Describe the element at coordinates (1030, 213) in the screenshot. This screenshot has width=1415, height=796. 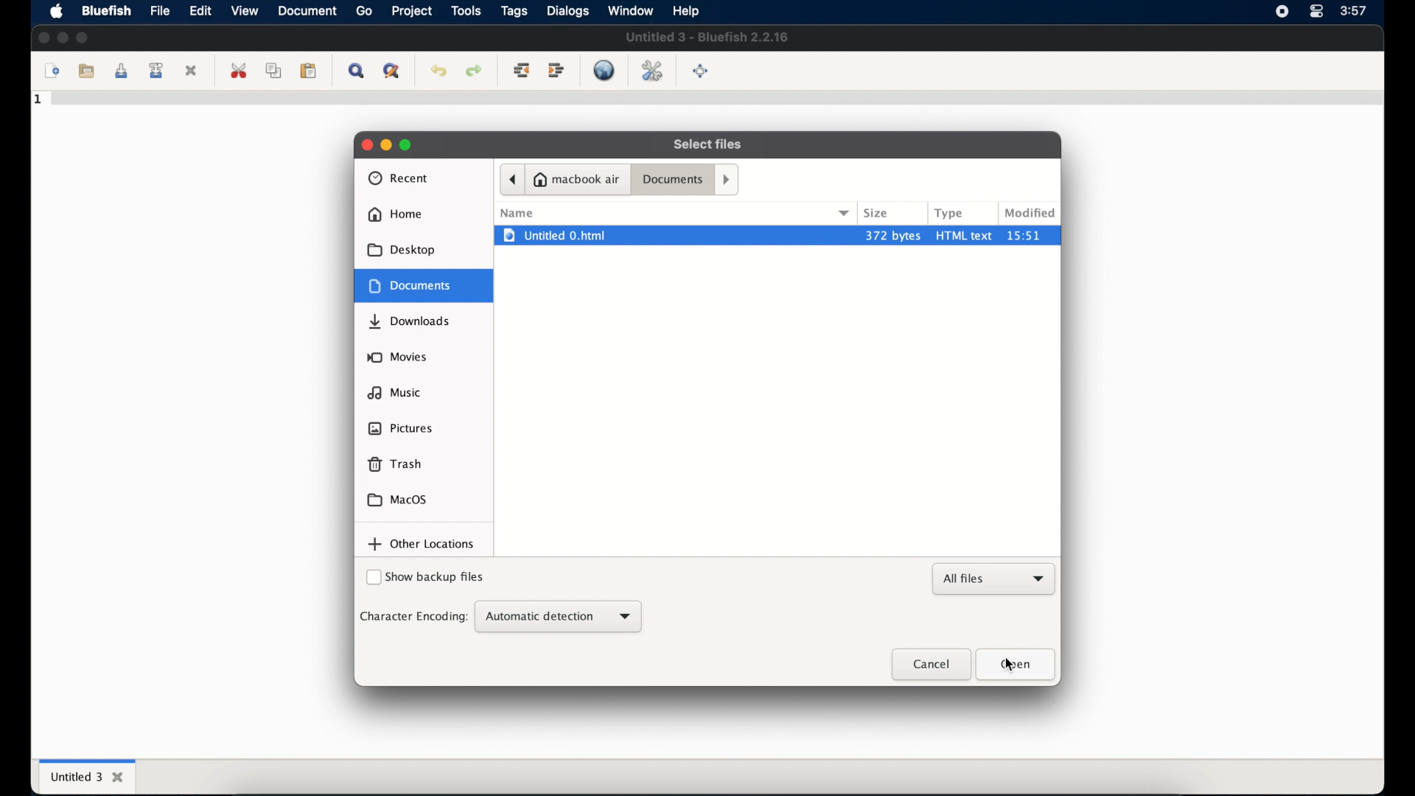
I see `modified` at that location.